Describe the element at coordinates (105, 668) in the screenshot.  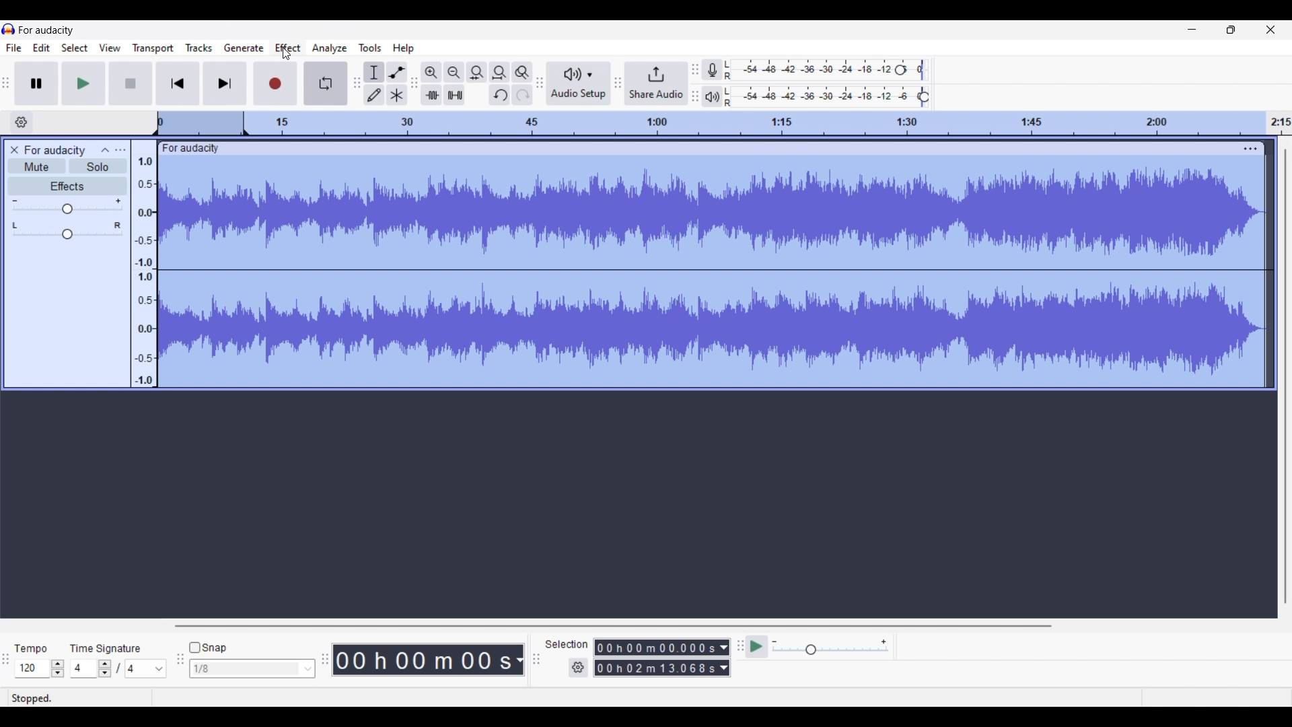
I see `Increase/Decrease time signature` at that location.